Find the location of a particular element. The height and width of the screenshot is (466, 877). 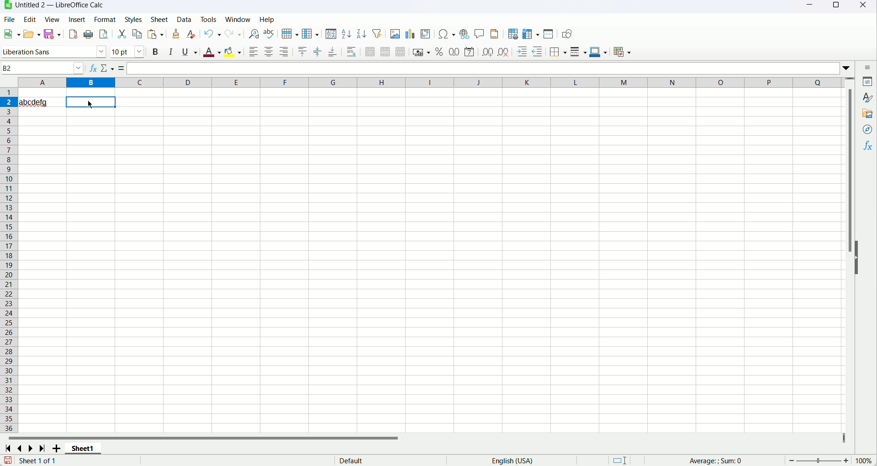

unmerge cells is located at coordinates (400, 52).